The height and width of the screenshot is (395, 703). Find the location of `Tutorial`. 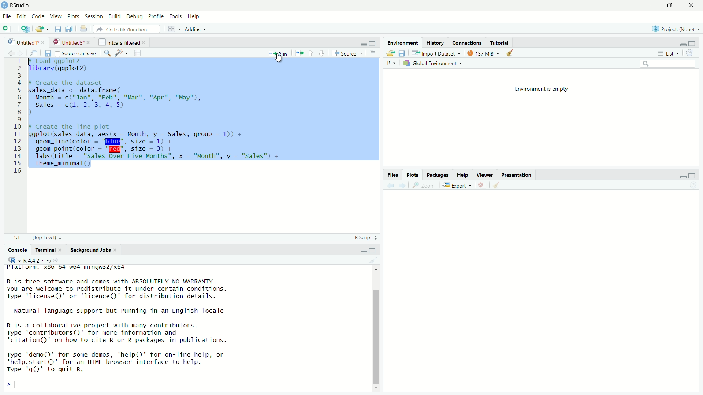

Tutorial is located at coordinates (500, 43).